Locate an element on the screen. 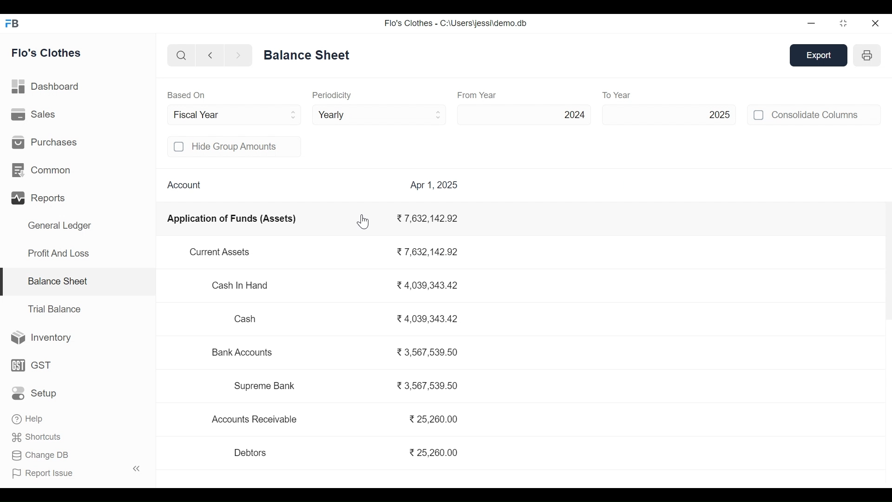 Image resolution: width=892 pixels, height=502 pixels. General Ledger is located at coordinates (59, 227).